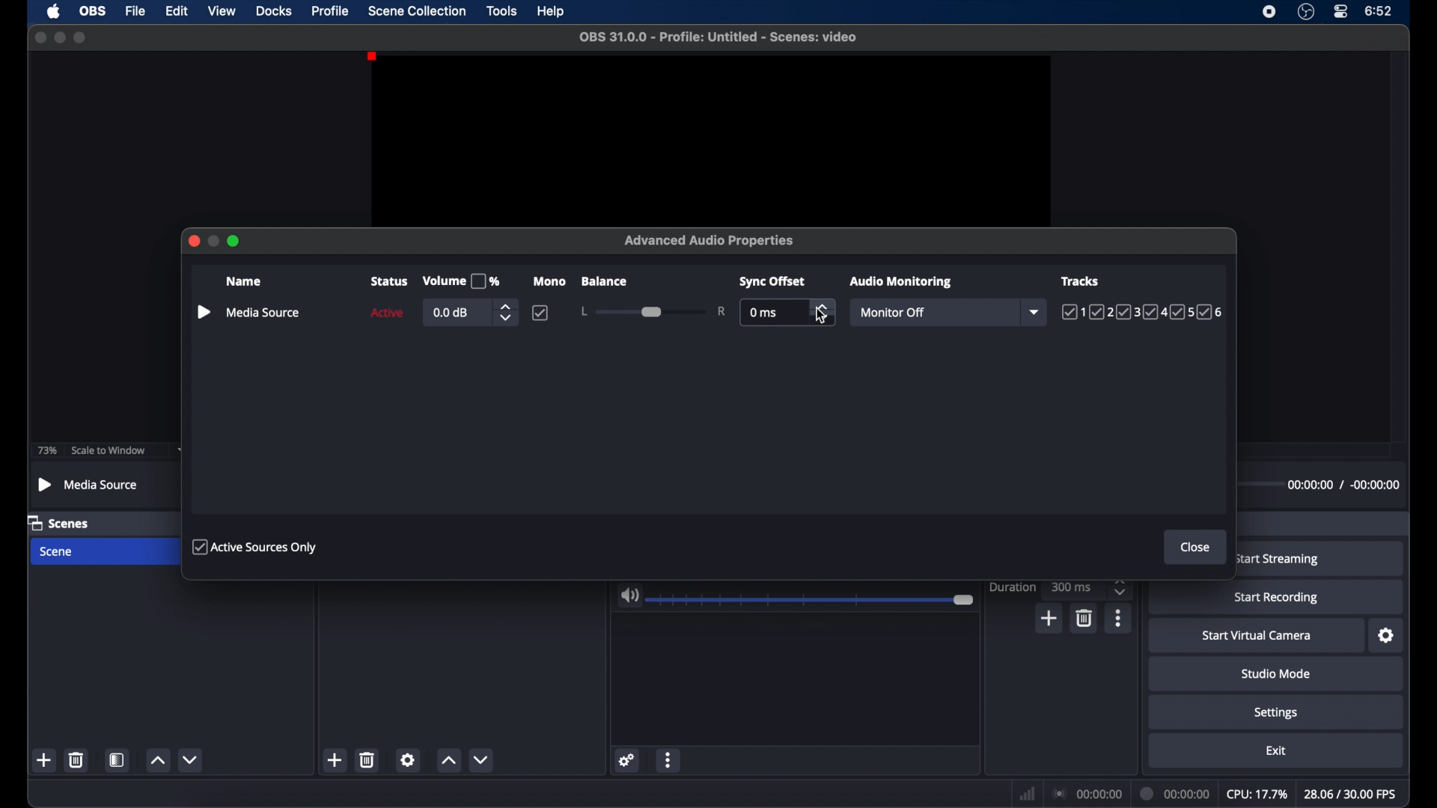  Describe the element at coordinates (719, 37) in the screenshot. I see `filename` at that location.